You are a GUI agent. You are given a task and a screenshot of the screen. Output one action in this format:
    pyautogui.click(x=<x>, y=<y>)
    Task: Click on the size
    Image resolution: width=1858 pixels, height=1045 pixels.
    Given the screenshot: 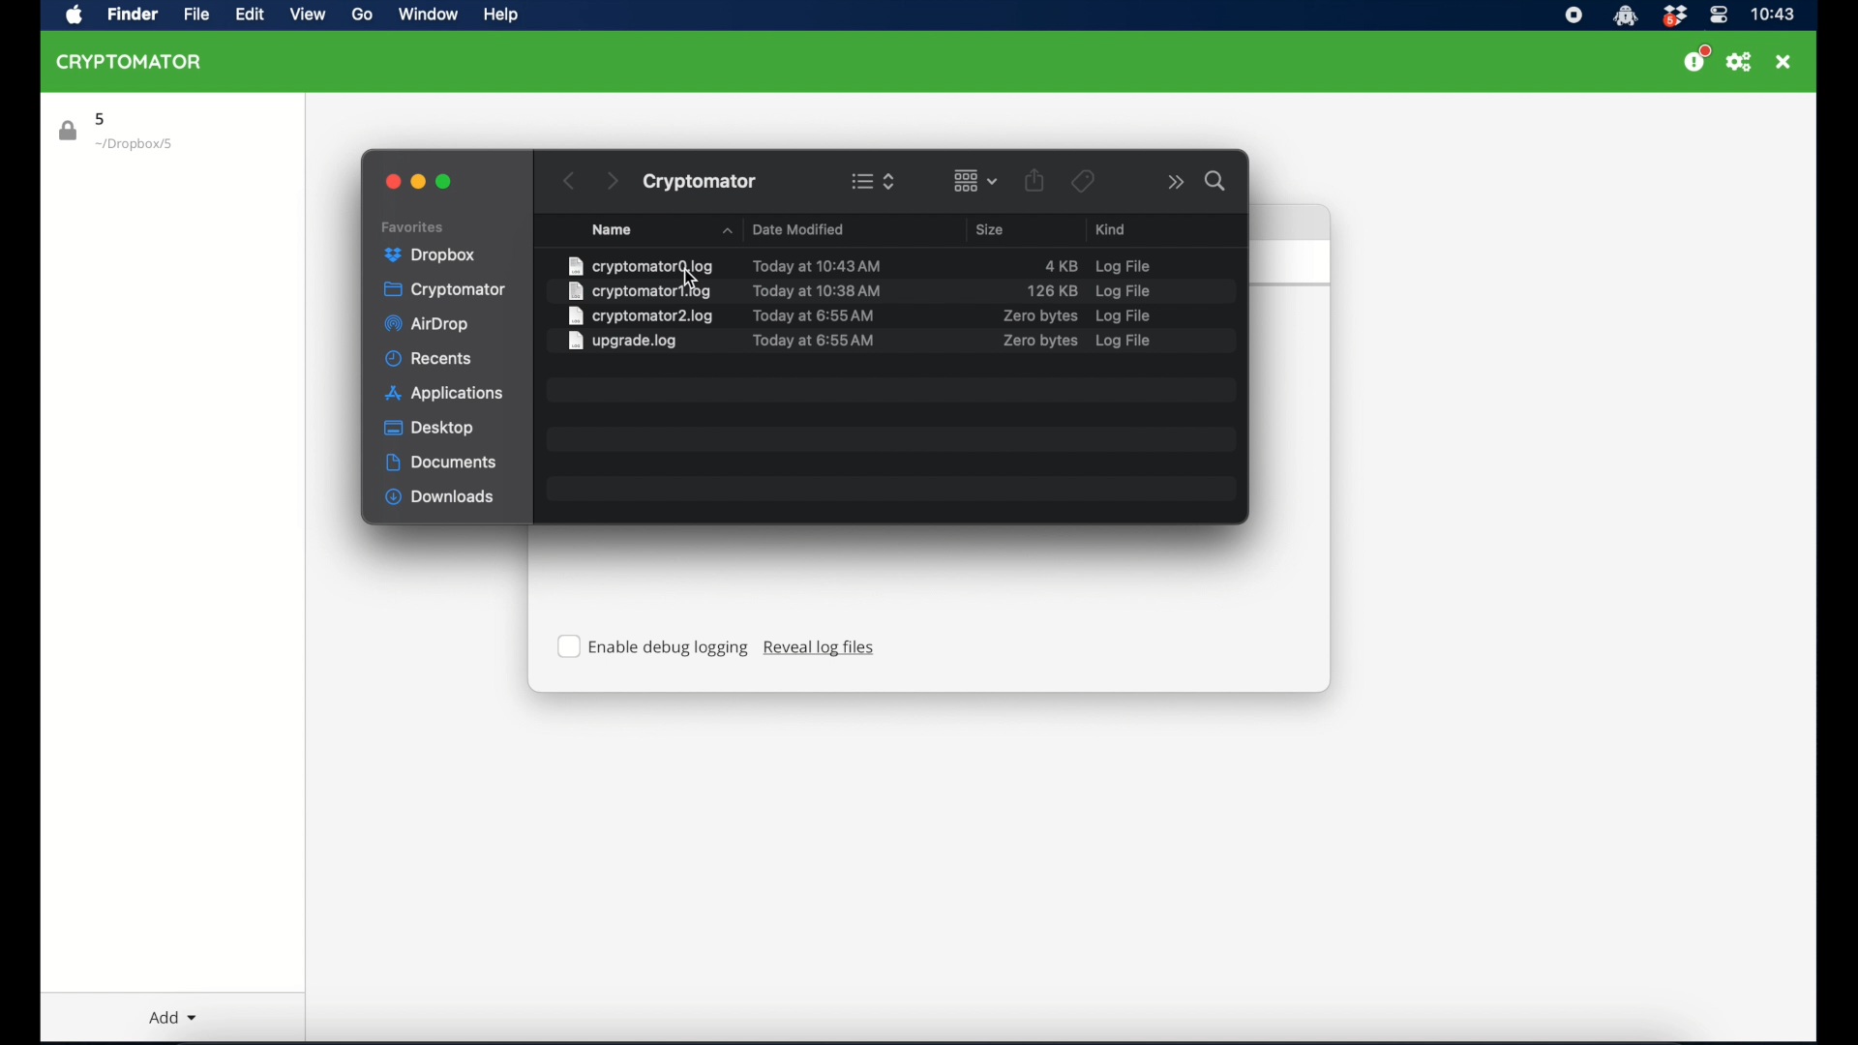 What is the action you would take?
    pyautogui.click(x=1051, y=290)
    